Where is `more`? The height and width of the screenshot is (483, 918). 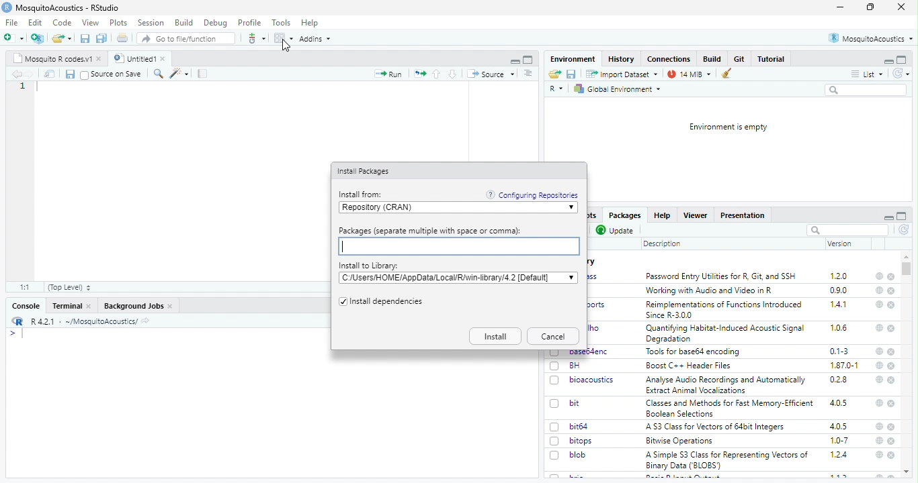
more is located at coordinates (529, 74).